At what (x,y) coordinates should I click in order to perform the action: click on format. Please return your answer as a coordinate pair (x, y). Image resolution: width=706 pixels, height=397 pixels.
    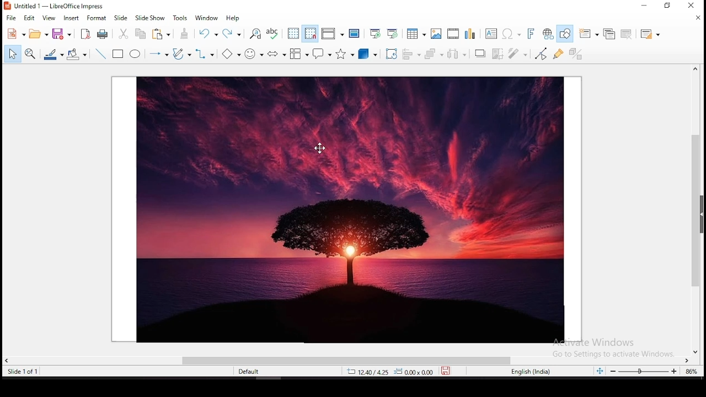
    Looking at the image, I should click on (97, 19).